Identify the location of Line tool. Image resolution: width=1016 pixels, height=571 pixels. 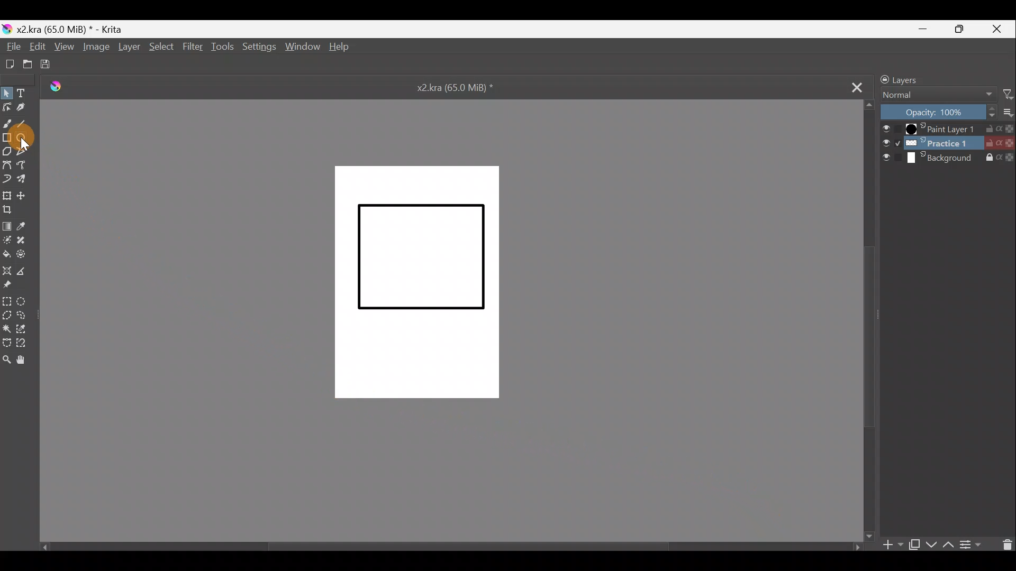
(26, 122).